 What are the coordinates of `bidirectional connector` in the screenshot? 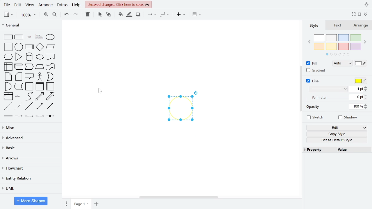 It's located at (39, 107).